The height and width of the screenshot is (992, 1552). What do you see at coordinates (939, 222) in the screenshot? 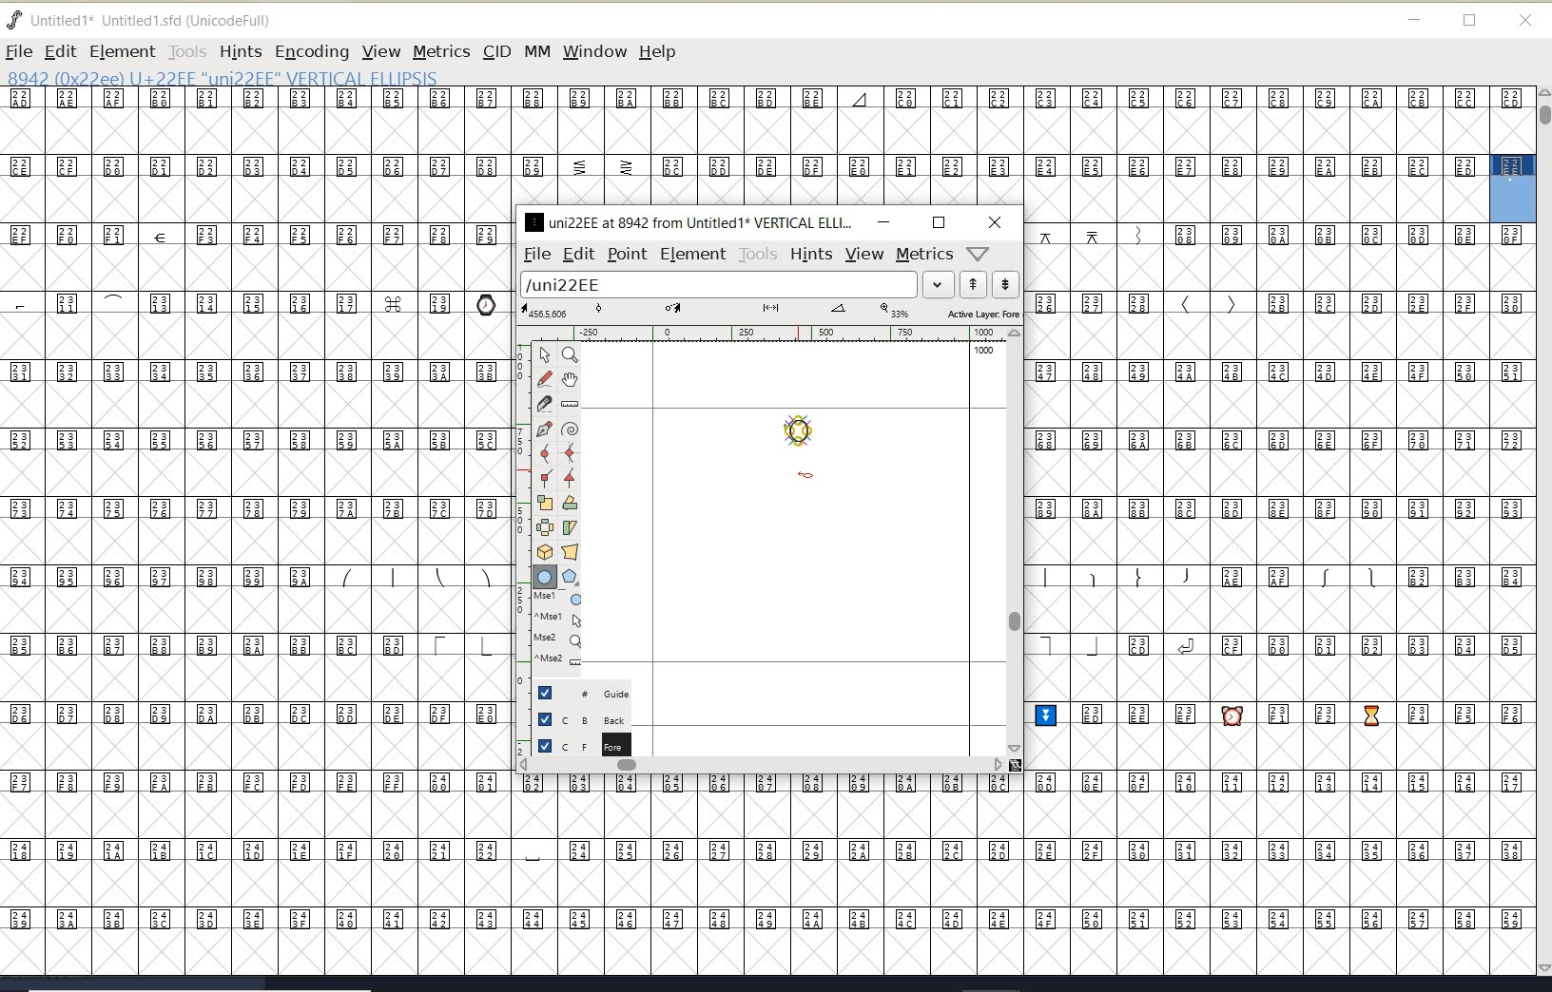
I see `restore` at bounding box center [939, 222].